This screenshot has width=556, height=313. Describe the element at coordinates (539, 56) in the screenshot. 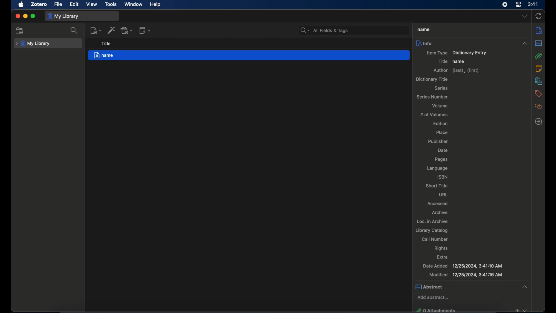

I see `attachments` at that location.